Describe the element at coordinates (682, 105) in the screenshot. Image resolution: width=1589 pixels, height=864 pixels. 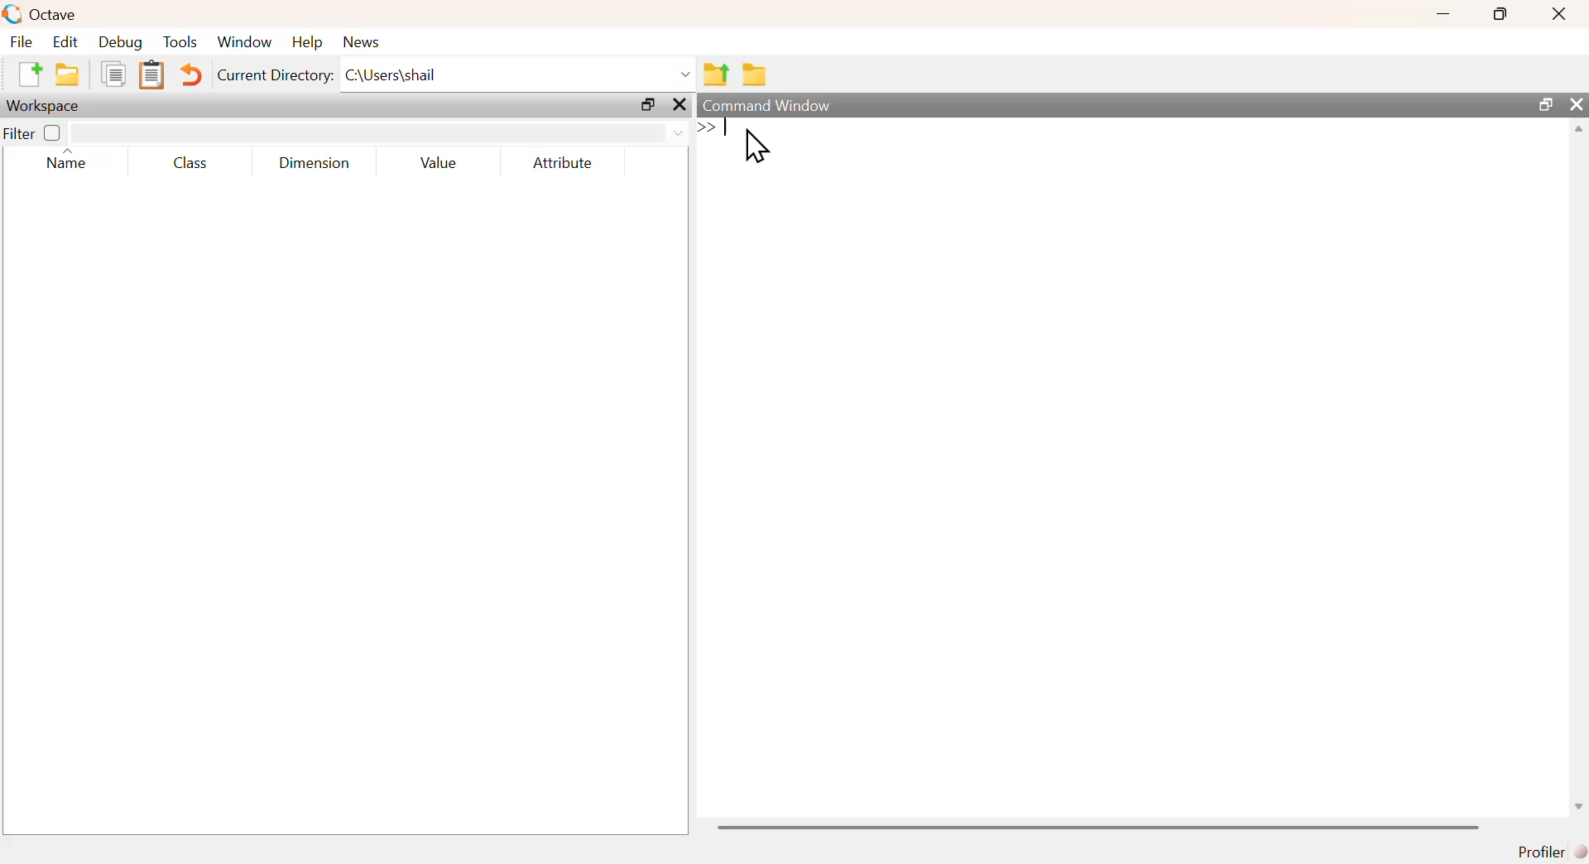
I see `close` at that location.